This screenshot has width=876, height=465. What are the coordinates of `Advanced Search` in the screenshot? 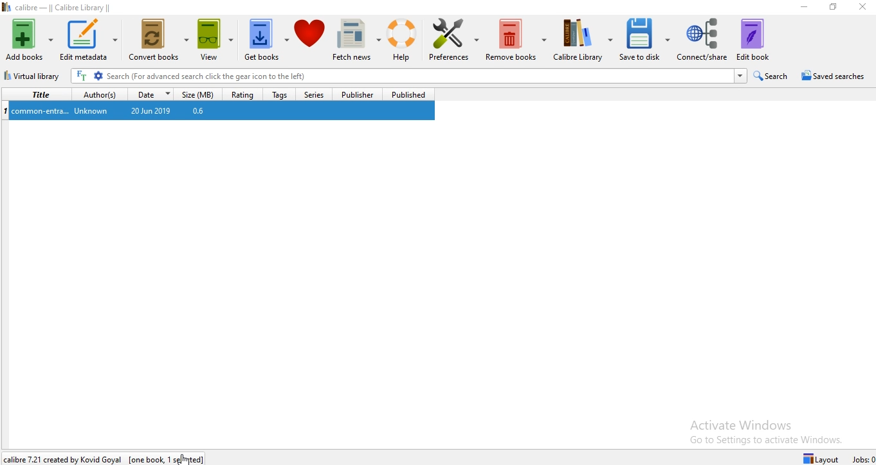 It's located at (98, 76).